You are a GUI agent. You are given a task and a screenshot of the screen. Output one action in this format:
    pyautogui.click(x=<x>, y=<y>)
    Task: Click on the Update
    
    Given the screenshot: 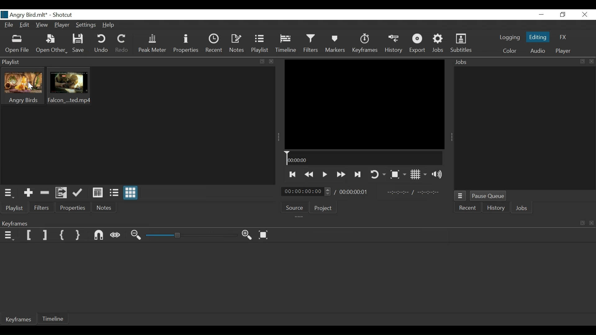 What is the action you would take?
    pyautogui.click(x=78, y=193)
    